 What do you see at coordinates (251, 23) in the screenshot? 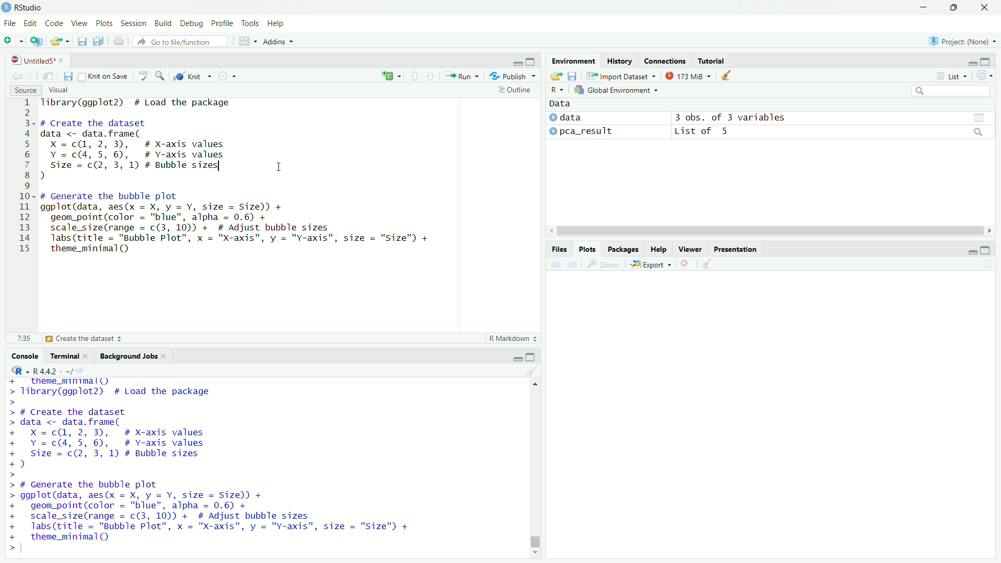
I see `tools` at bounding box center [251, 23].